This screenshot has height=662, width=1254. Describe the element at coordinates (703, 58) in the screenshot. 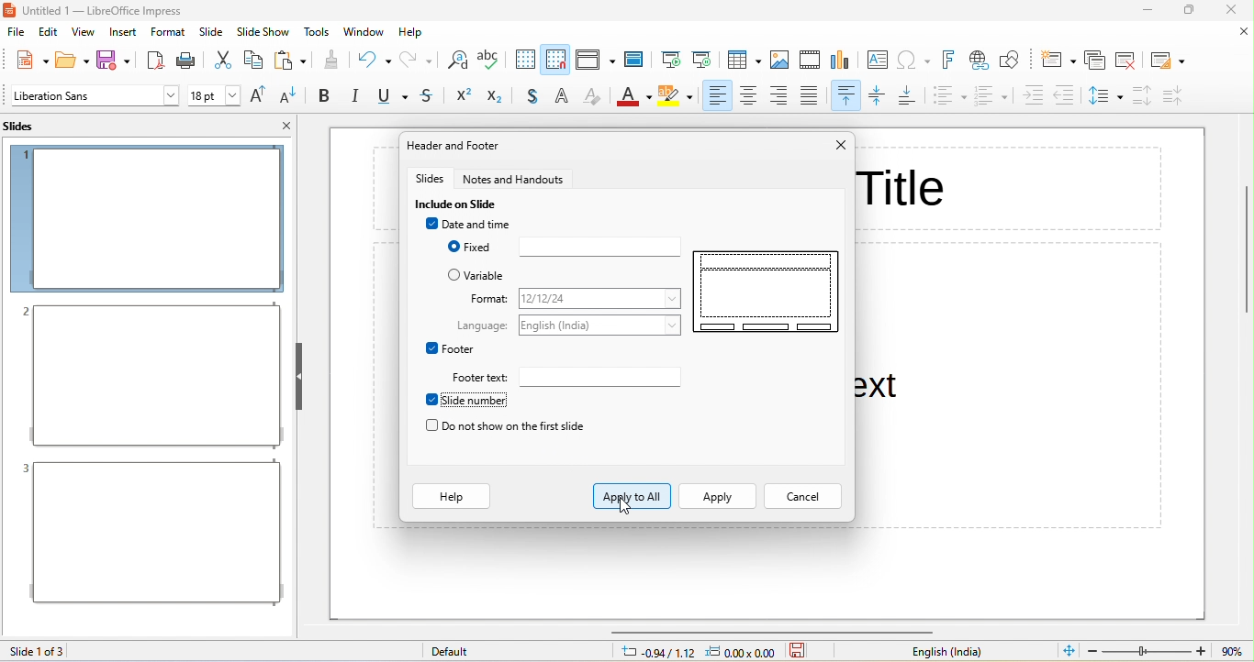

I see `current slide` at that location.